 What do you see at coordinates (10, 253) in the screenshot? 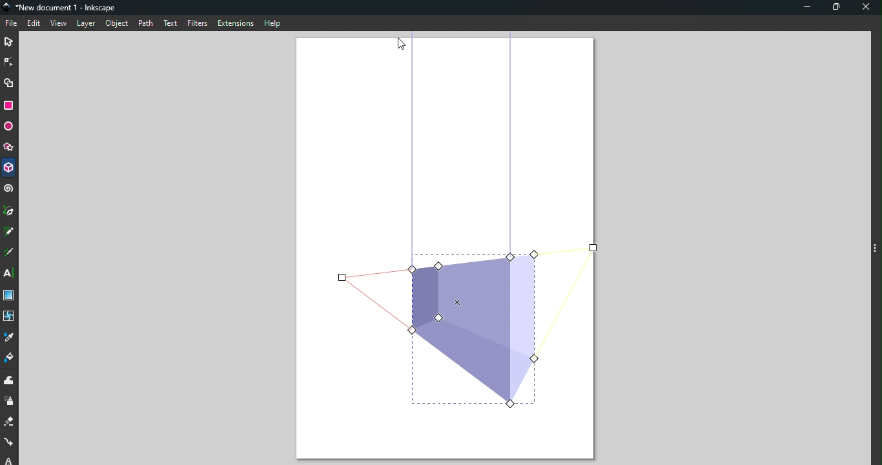
I see `Calligraphy tool` at bounding box center [10, 253].